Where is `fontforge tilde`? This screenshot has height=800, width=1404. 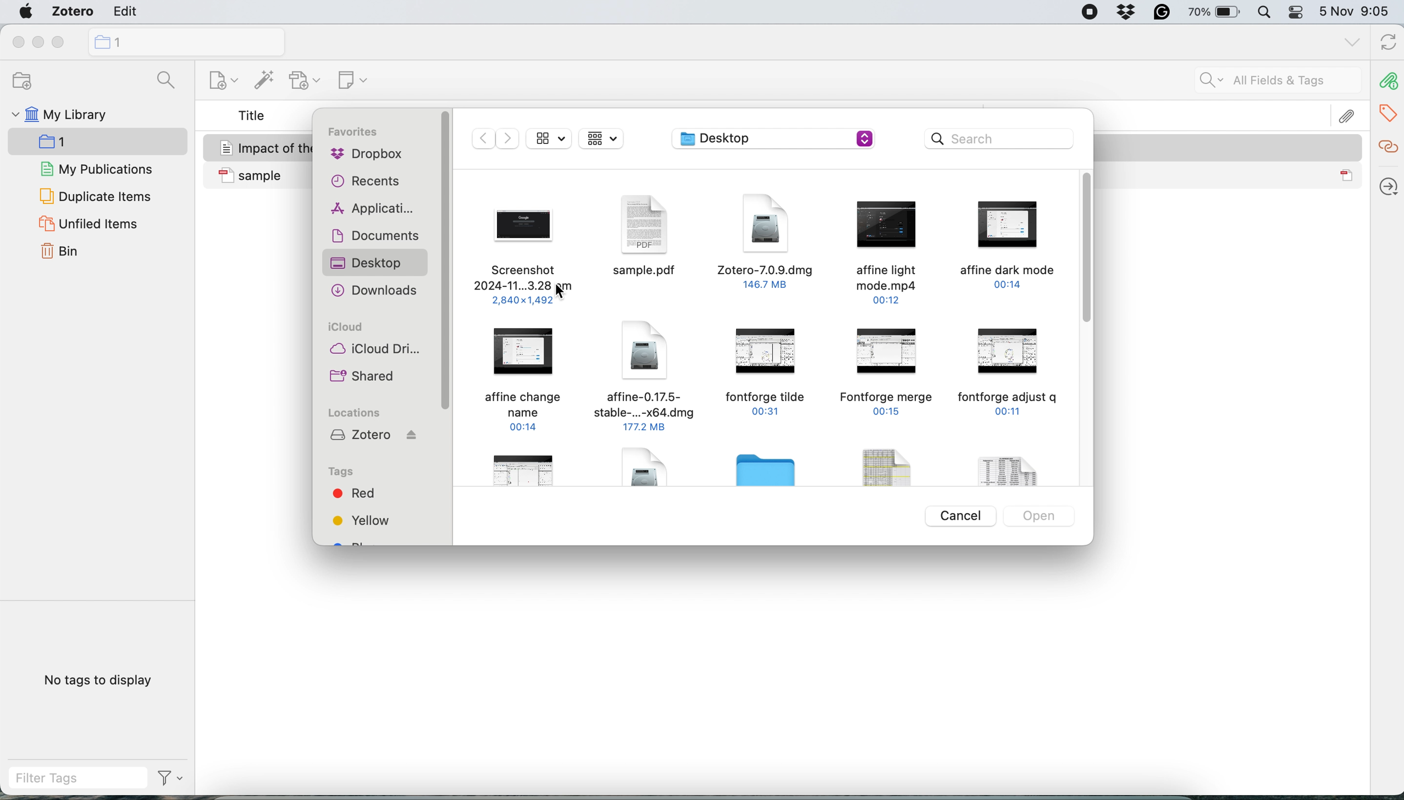 fontforge tilde is located at coordinates (766, 377).